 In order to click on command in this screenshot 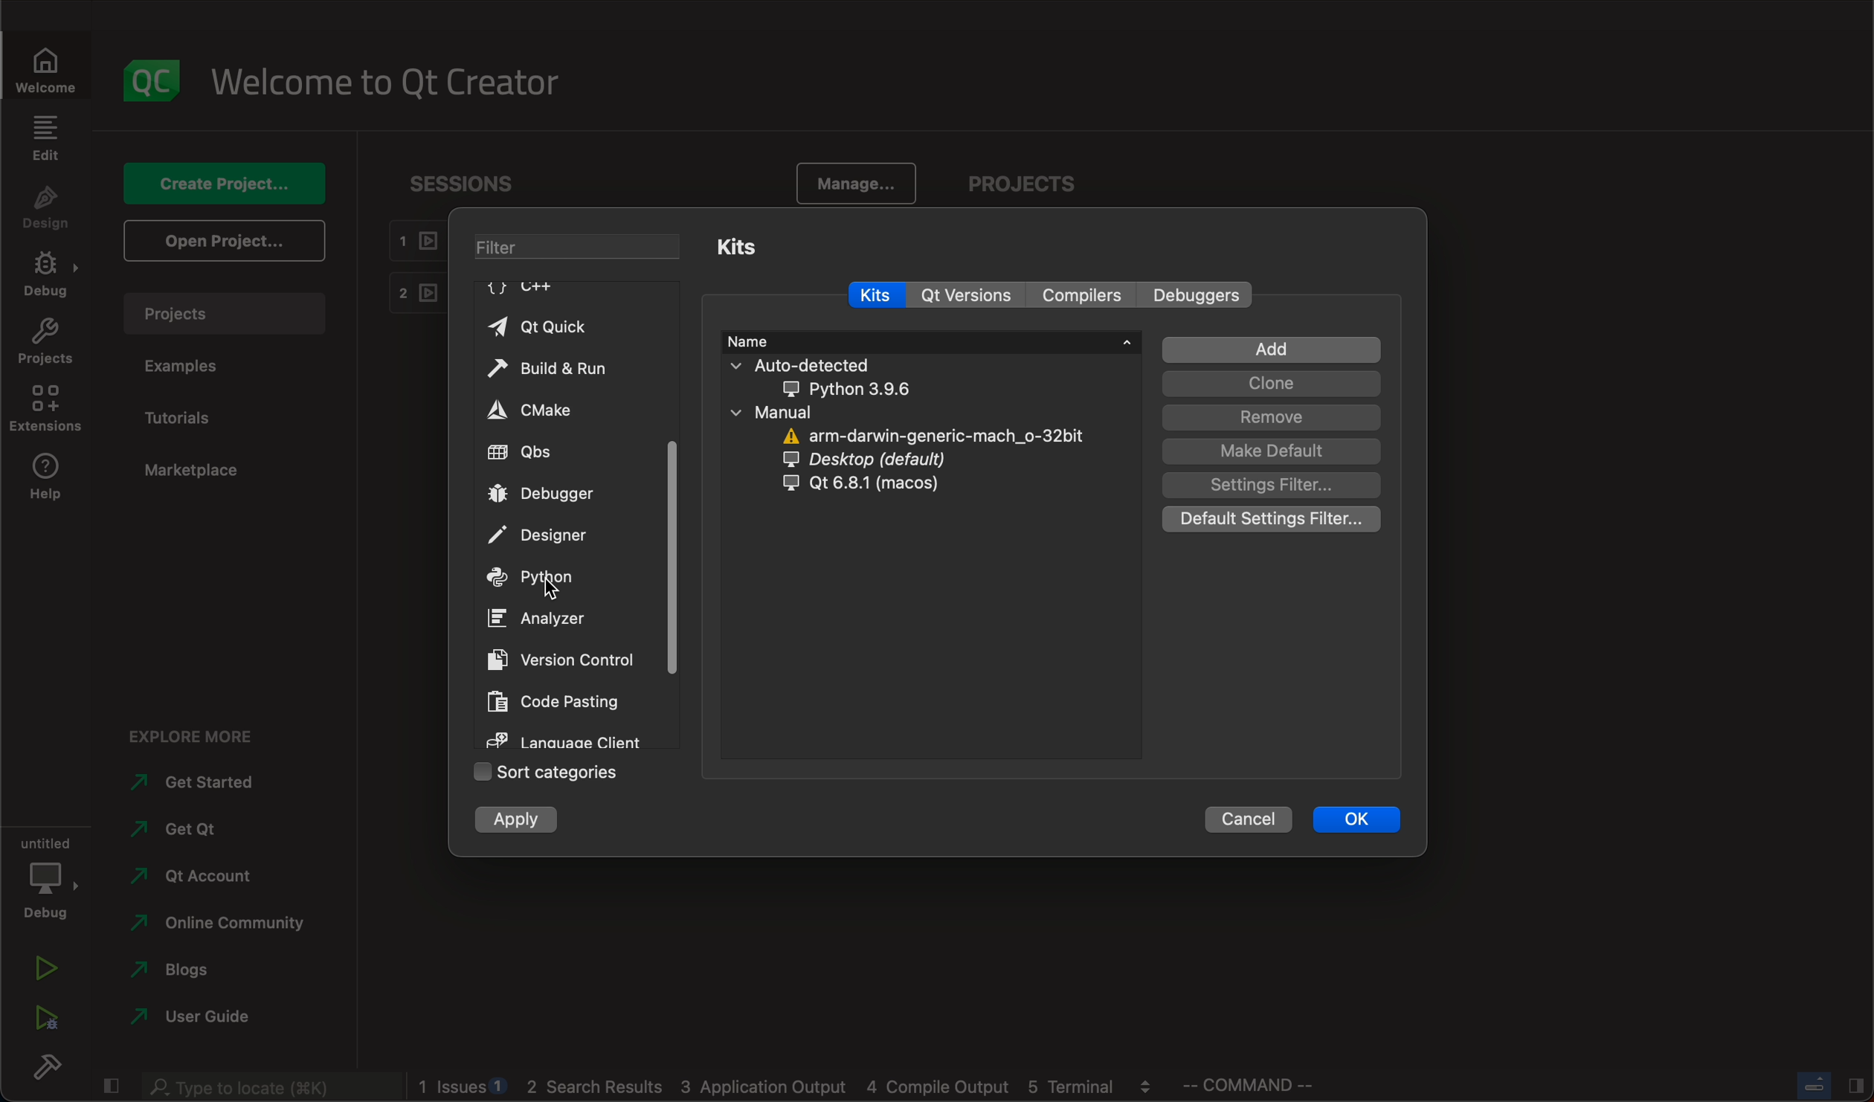, I will do `click(1247, 1084)`.